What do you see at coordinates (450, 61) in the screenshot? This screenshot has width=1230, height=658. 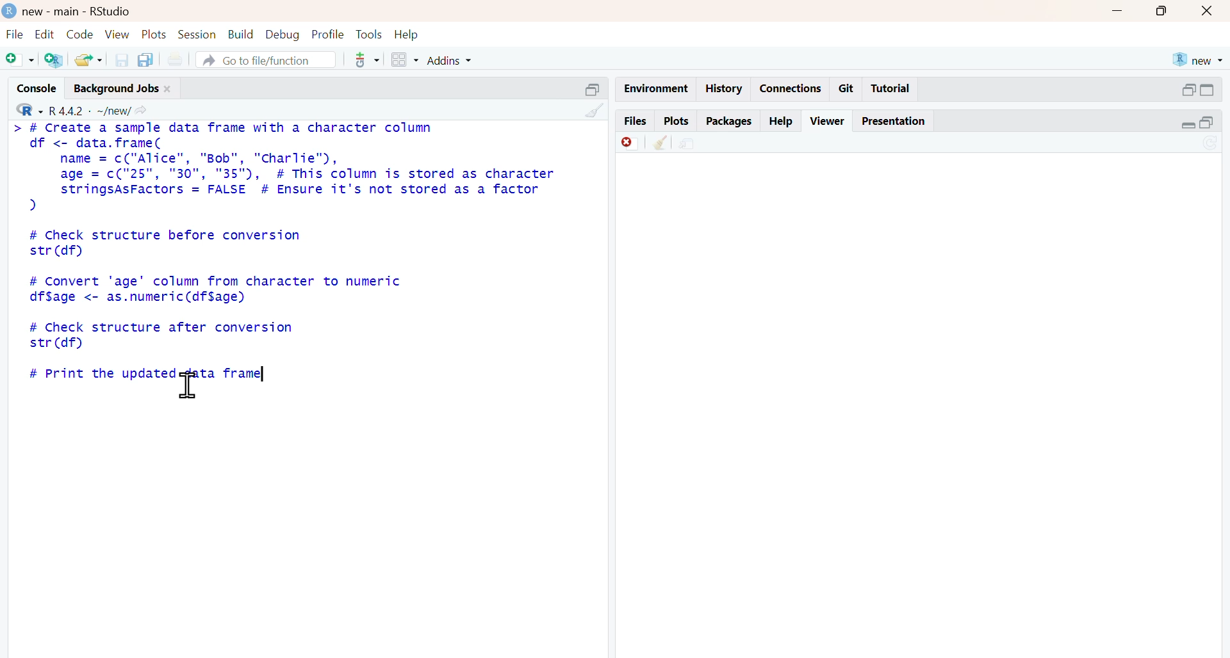 I see `addins` at bounding box center [450, 61].